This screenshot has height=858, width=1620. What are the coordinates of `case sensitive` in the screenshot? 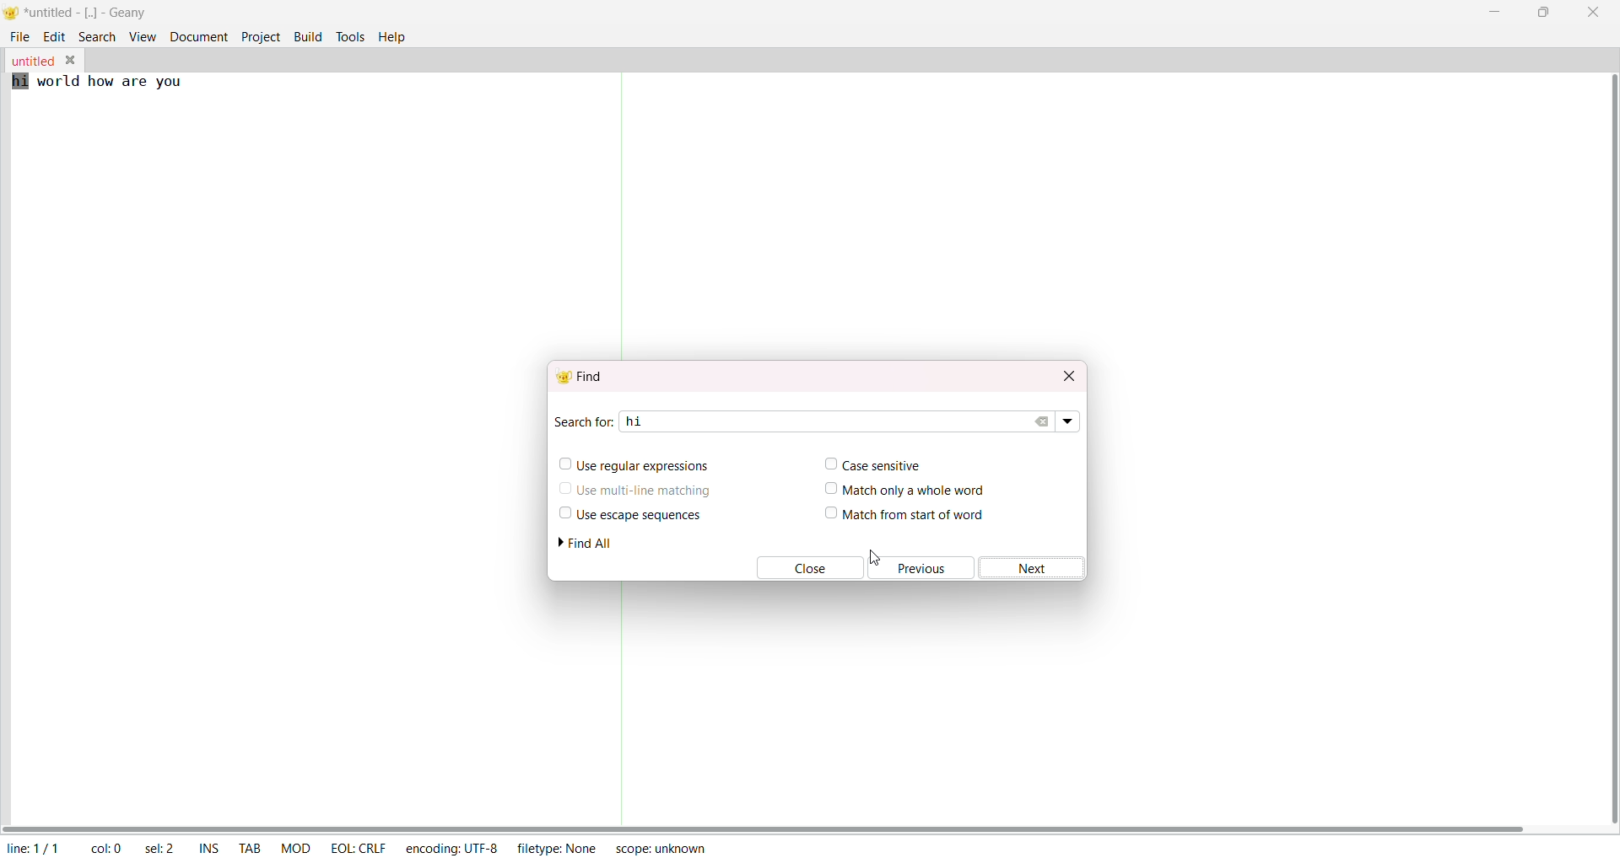 It's located at (880, 464).